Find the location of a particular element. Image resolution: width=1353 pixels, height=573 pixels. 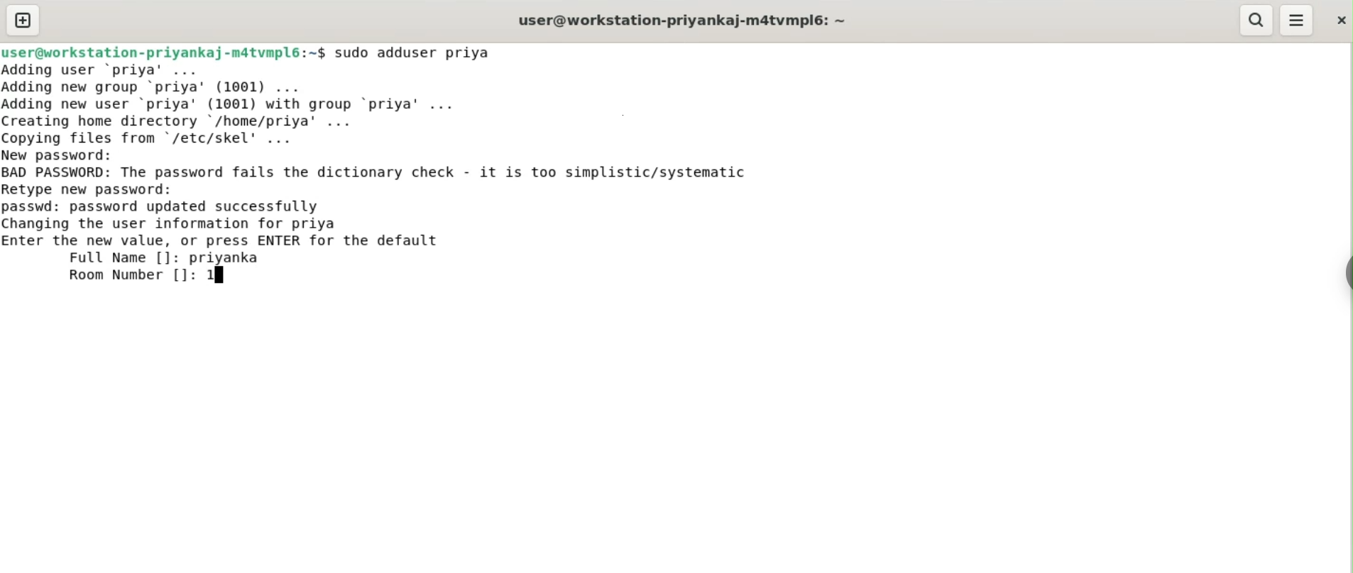

user@workstation-priyankaj-m4tvmpl6:~ is located at coordinates (679, 20).